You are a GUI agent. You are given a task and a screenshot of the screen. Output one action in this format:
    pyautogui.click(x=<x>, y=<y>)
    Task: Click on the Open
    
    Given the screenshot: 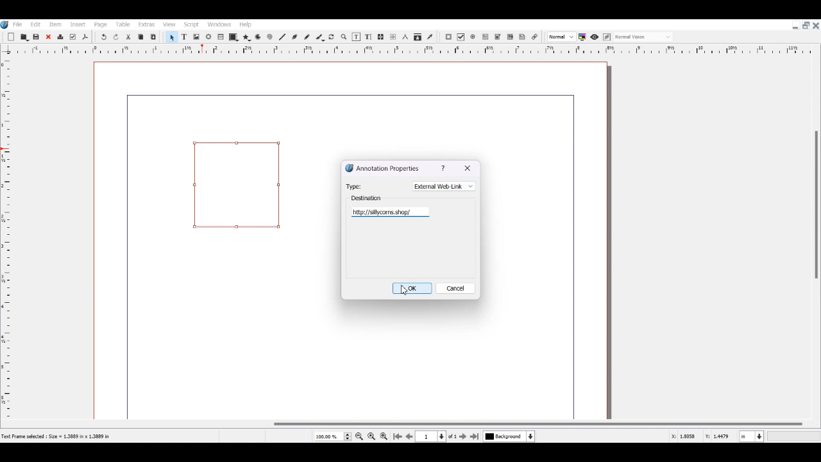 What is the action you would take?
    pyautogui.click(x=25, y=37)
    